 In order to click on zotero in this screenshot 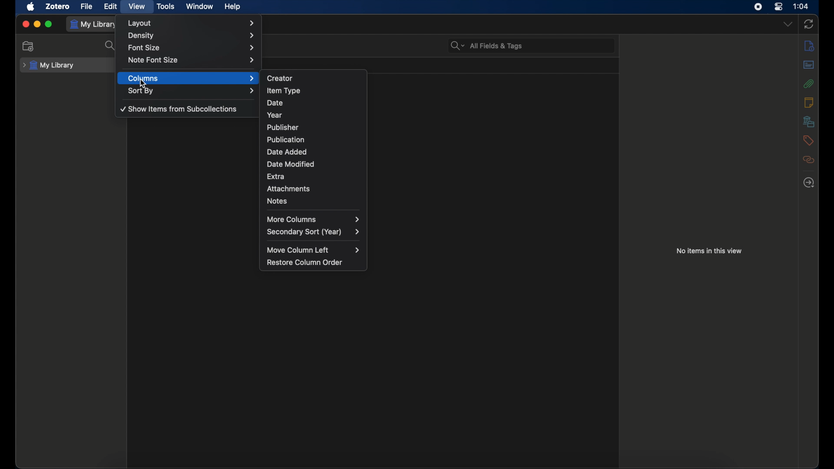, I will do `click(58, 7)`.